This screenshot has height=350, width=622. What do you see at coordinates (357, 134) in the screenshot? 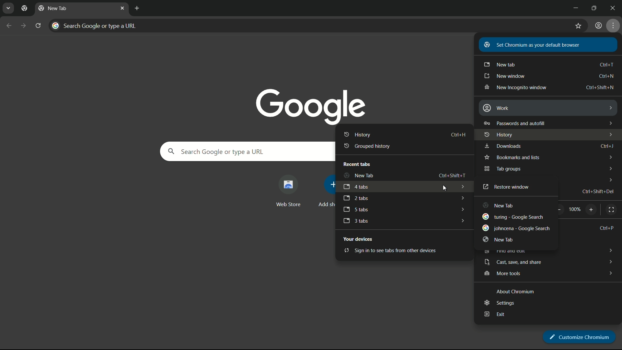
I see `history` at bounding box center [357, 134].